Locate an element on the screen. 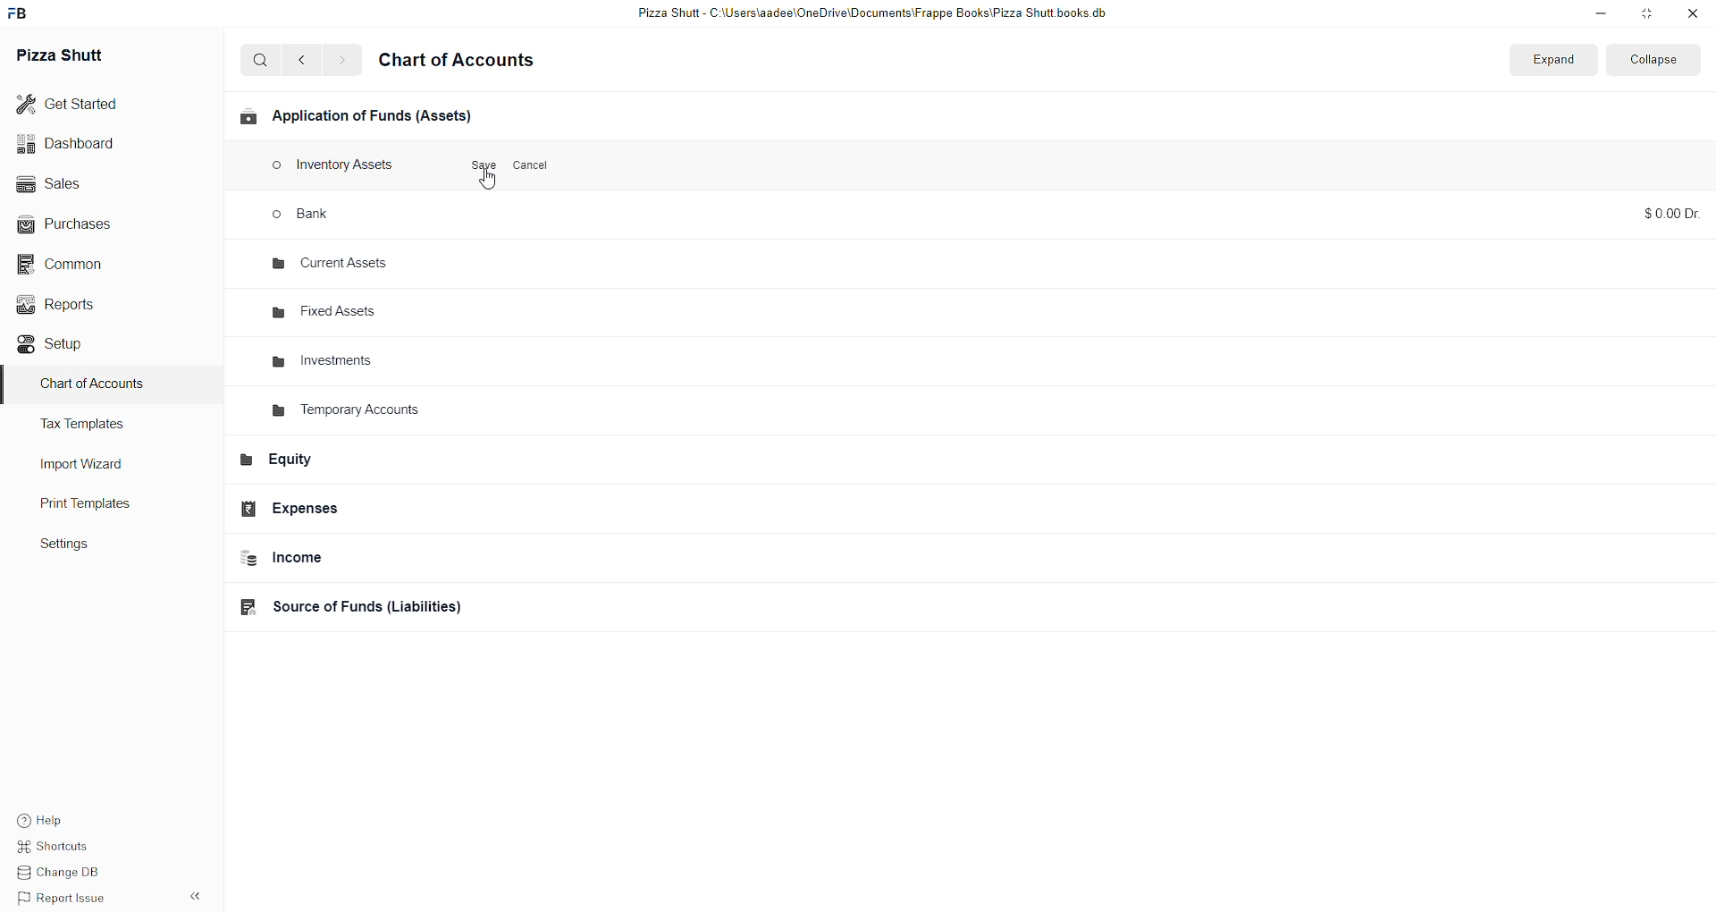  current assets is located at coordinates (324, 266).